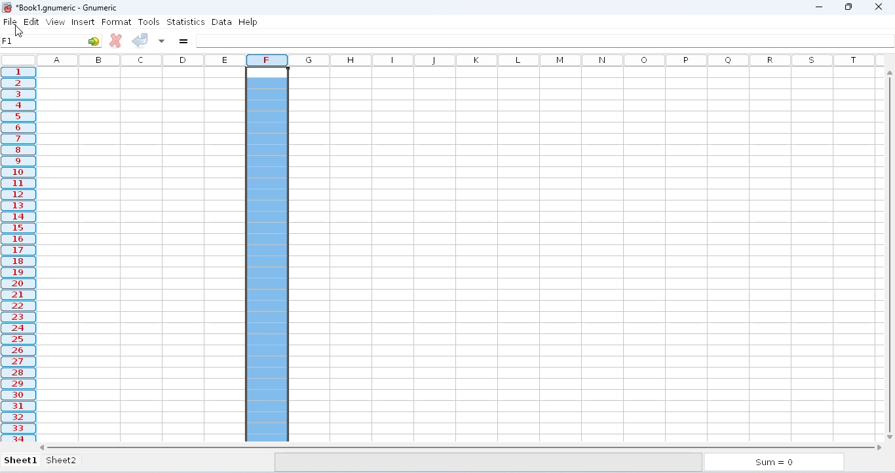 The width and height of the screenshot is (895, 473). Describe the element at coordinates (776, 462) in the screenshot. I see `sum = 0` at that location.